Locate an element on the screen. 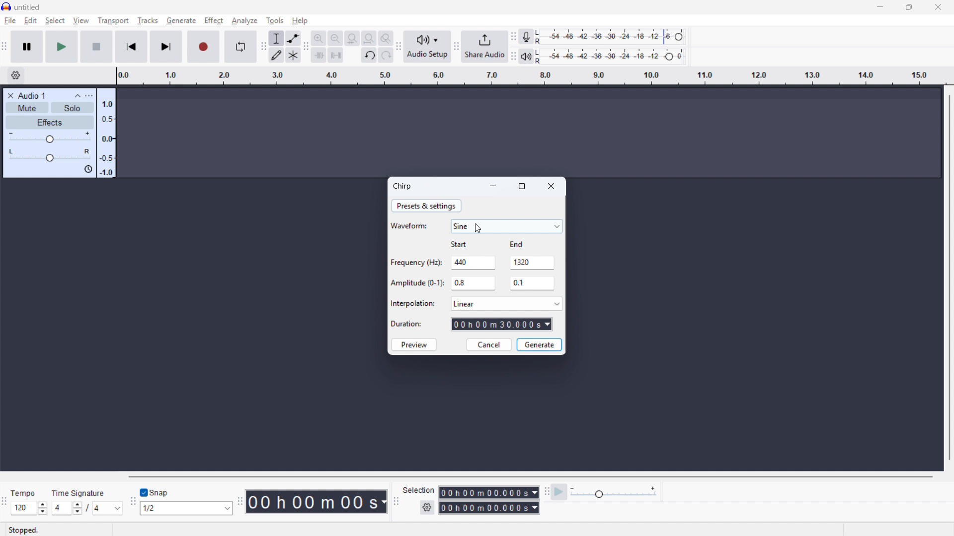  Undo  is located at coordinates (370, 56).